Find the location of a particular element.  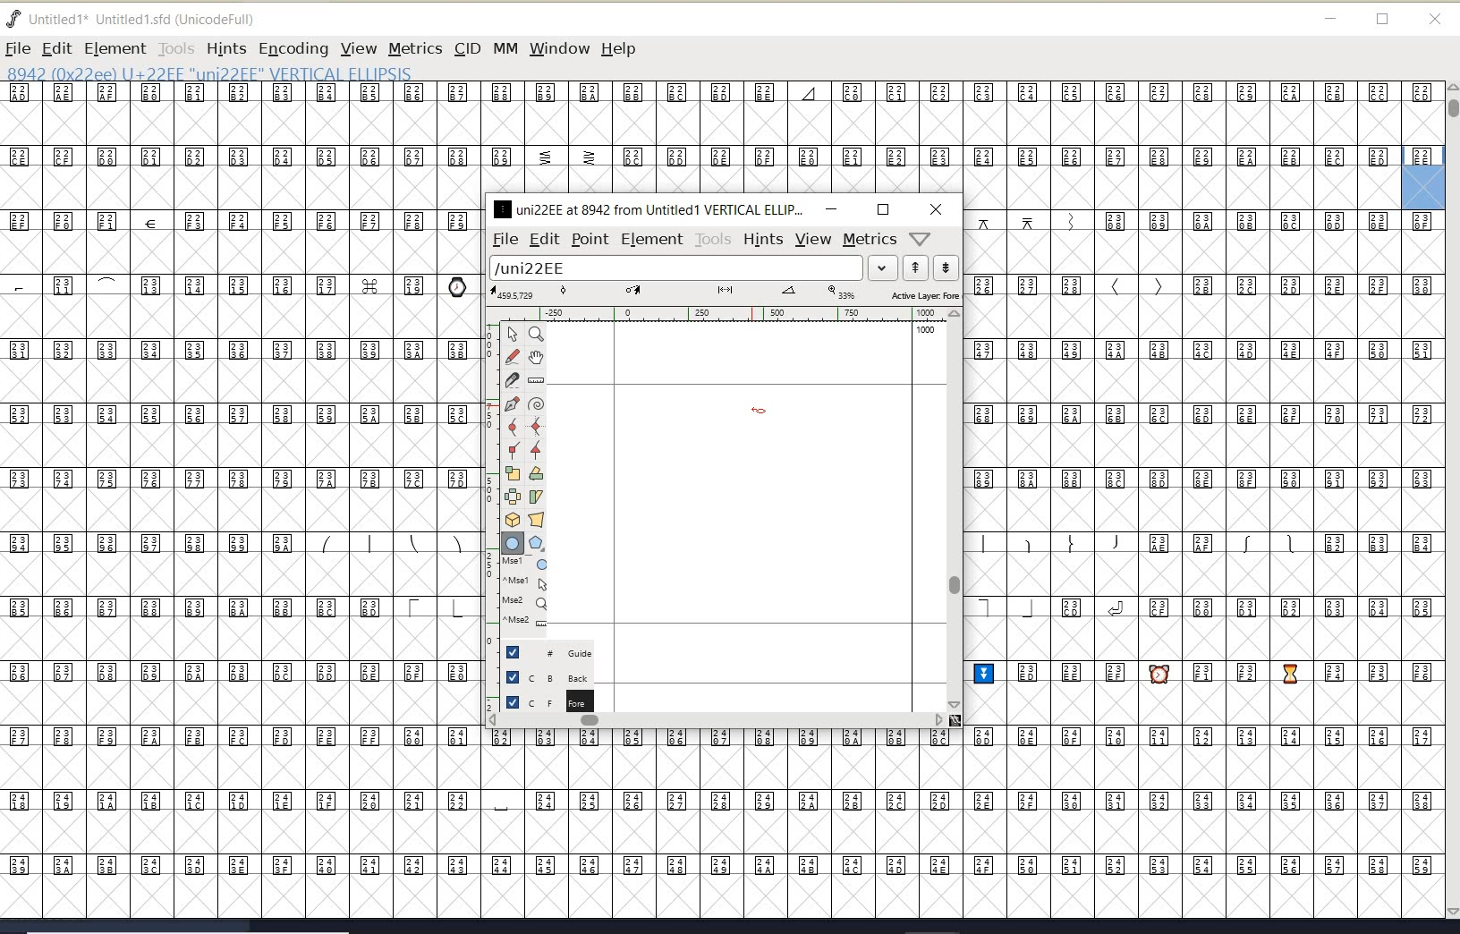

help/window is located at coordinates (921, 237).